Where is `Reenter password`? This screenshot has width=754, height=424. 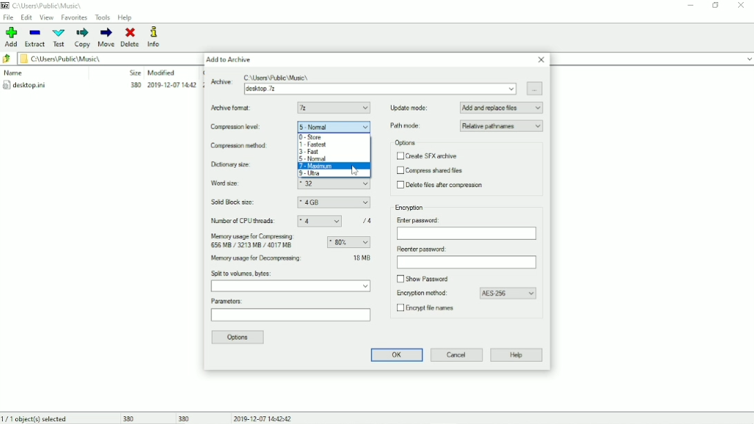 Reenter password is located at coordinates (465, 262).